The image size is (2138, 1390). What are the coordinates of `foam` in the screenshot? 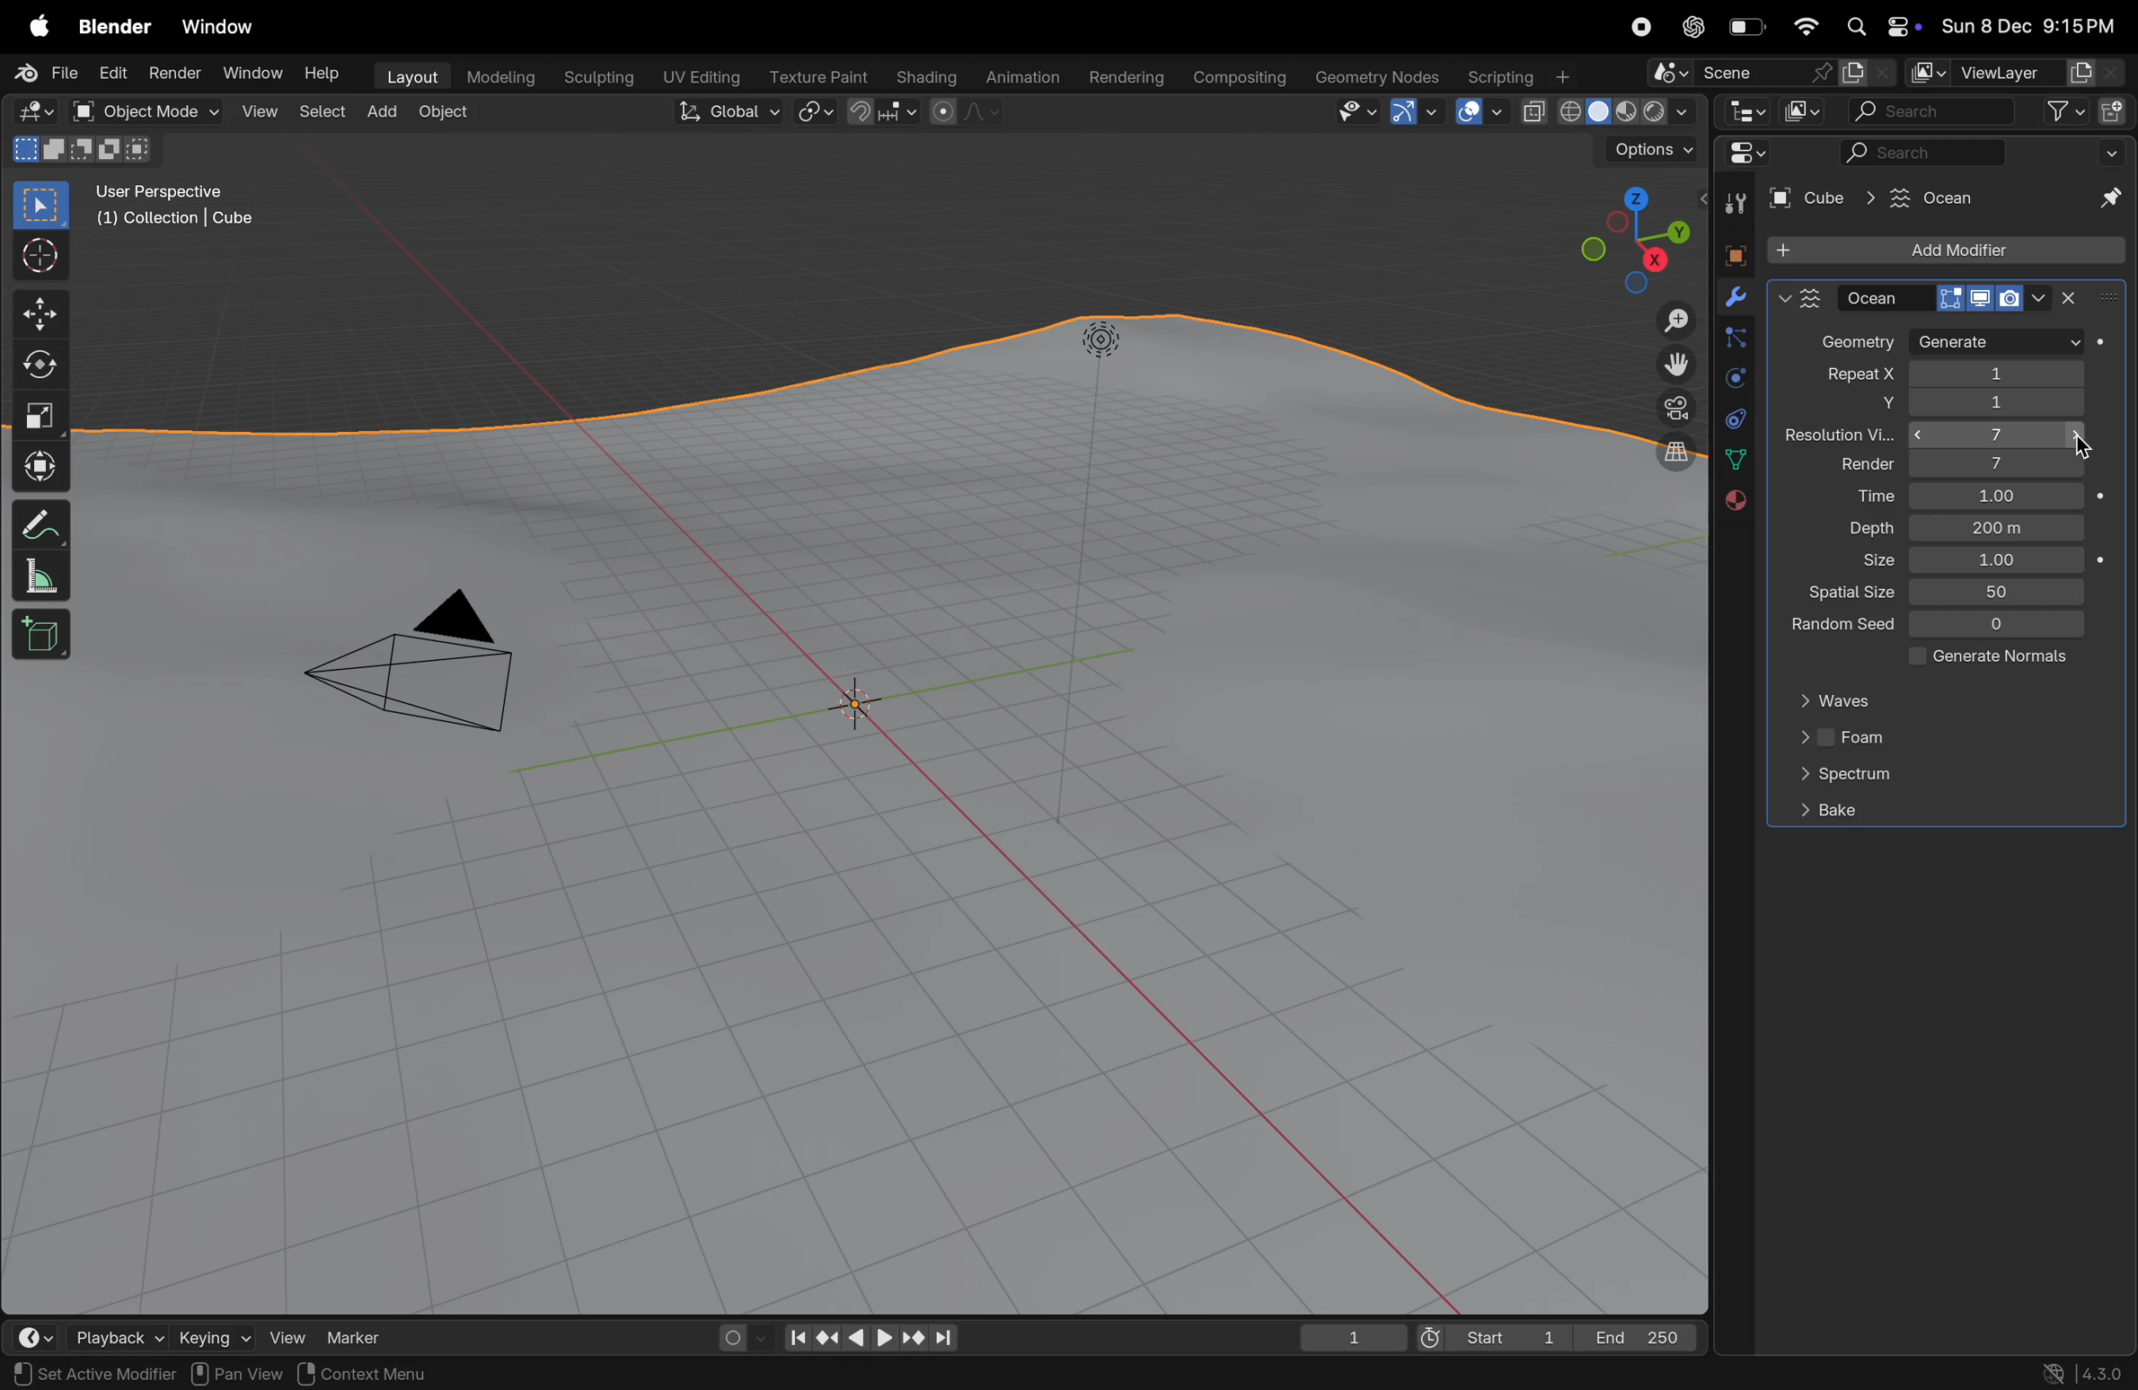 It's located at (1843, 741).